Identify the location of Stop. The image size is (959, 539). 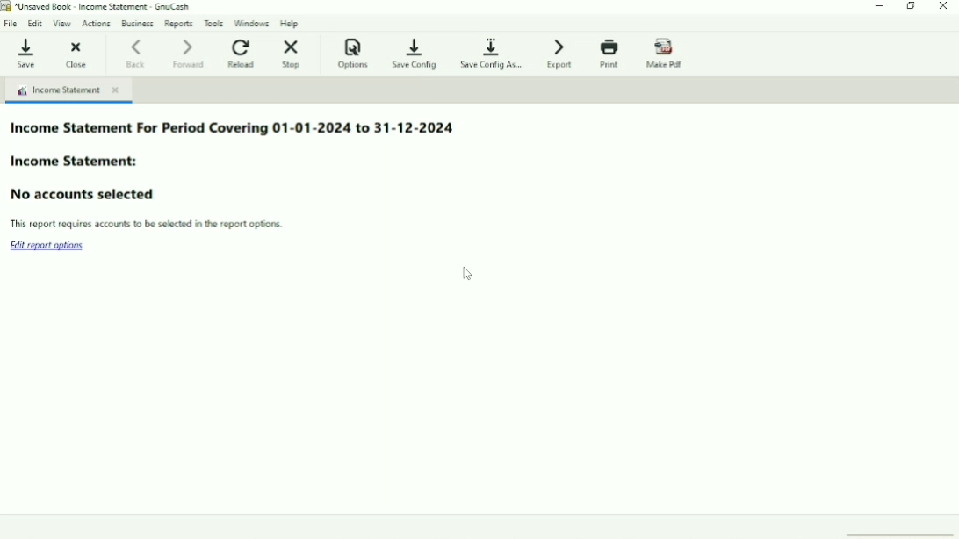
(292, 54).